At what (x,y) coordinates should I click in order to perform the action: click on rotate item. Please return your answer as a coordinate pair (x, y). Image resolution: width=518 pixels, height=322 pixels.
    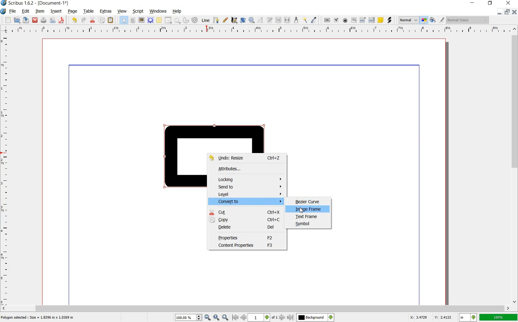
    Looking at the image, I should click on (243, 20).